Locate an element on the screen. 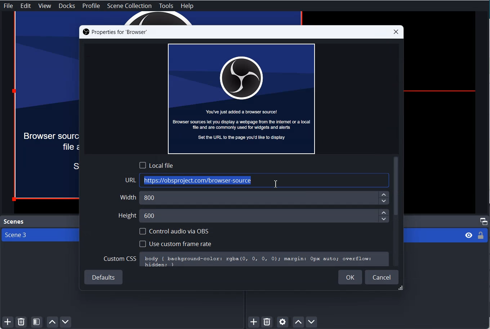 Image resolution: width=490 pixels, height=329 pixels. Add Scene is located at coordinates (6, 323).